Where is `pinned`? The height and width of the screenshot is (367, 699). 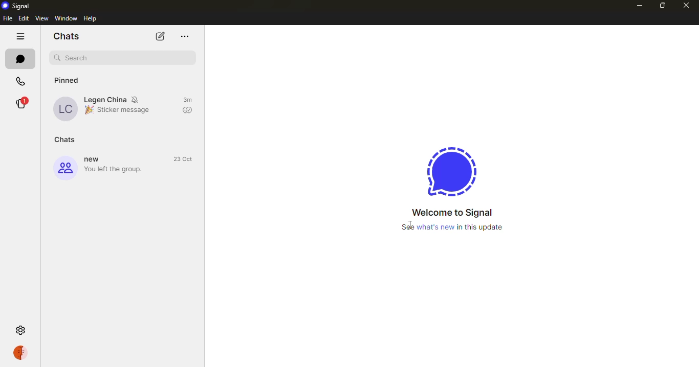
pinned is located at coordinates (71, 79).